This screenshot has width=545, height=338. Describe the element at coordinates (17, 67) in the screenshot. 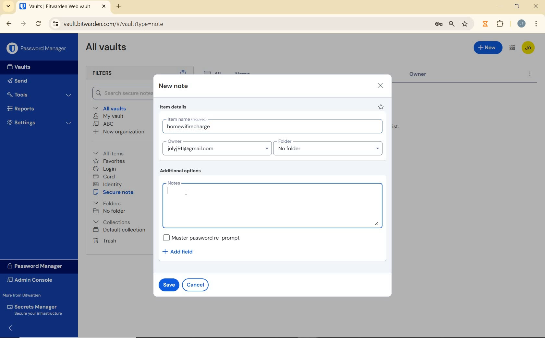

I see `Vaults` at that location.